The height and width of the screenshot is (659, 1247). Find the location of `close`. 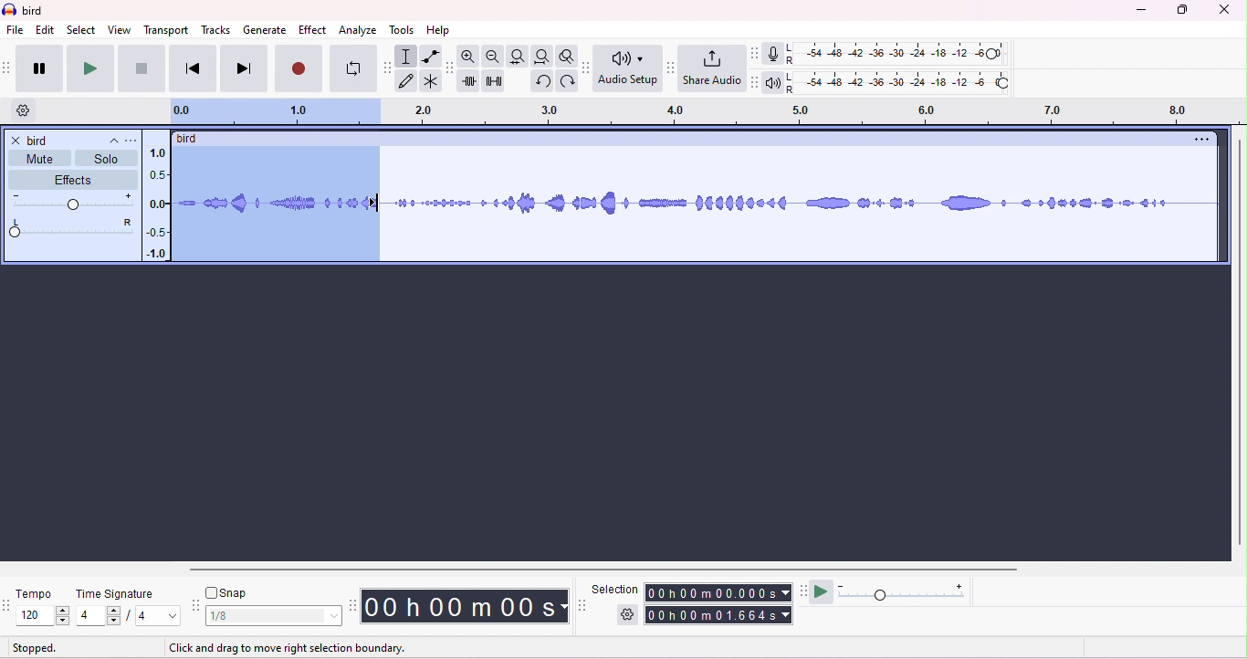

close is located at coordinates (16, 141).